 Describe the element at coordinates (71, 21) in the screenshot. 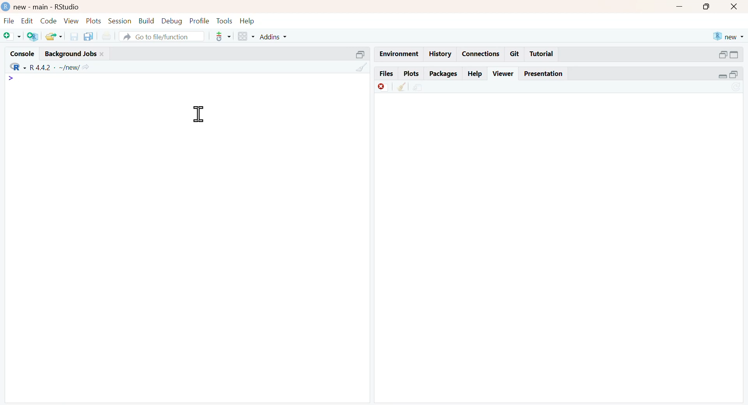

I see `View` at that location.